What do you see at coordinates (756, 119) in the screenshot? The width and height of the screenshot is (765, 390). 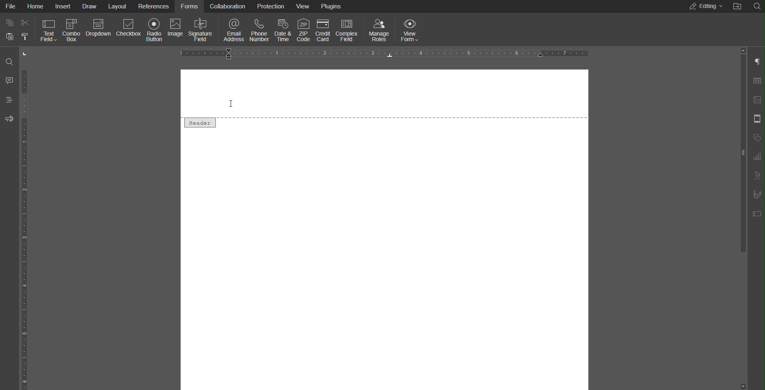 I see `Header and Footer` at bounding box center [756, 119].